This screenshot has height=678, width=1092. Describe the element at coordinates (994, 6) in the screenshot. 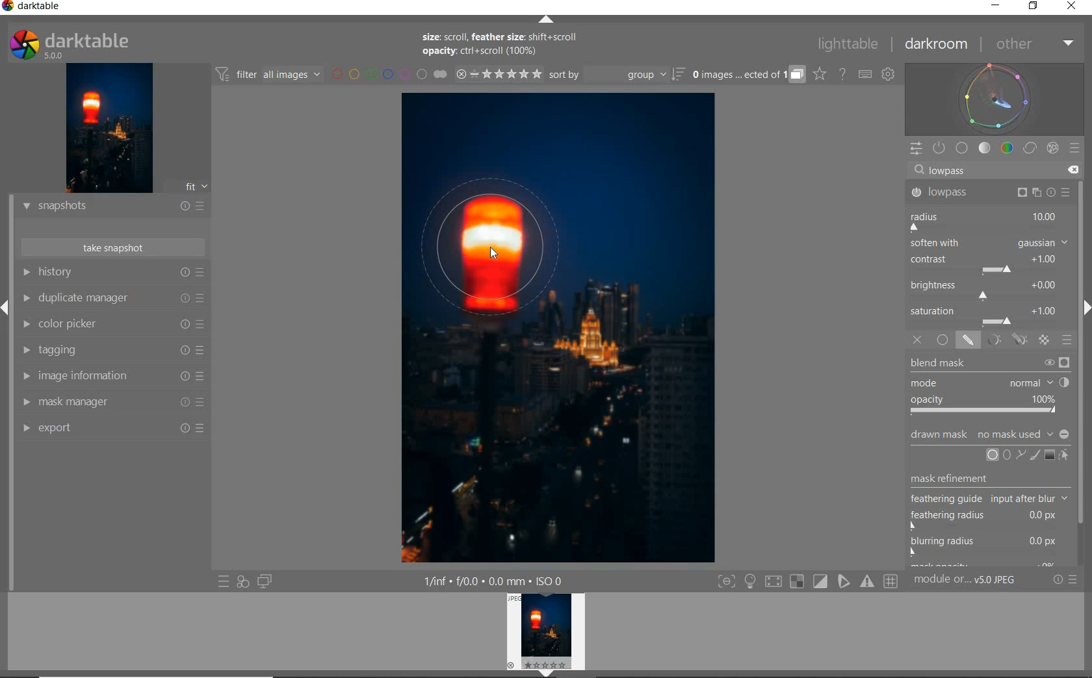

I see `MINIMIZE` at that location.